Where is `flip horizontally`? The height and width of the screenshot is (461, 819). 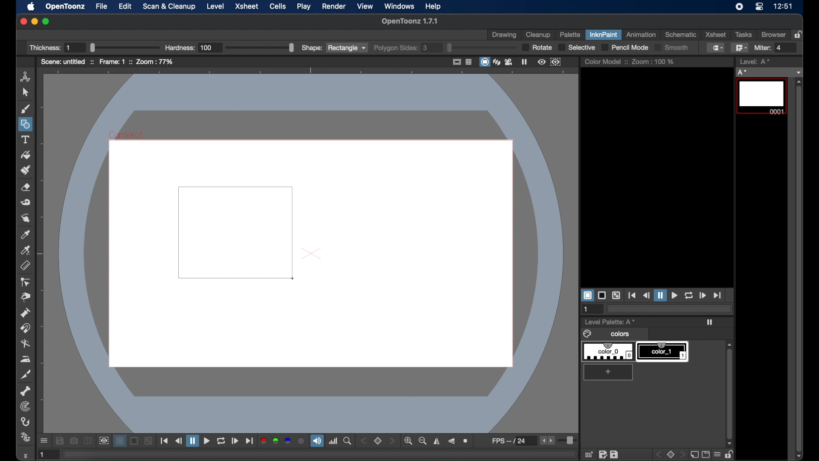 flip horizontally is located at coordinates (437, 441).